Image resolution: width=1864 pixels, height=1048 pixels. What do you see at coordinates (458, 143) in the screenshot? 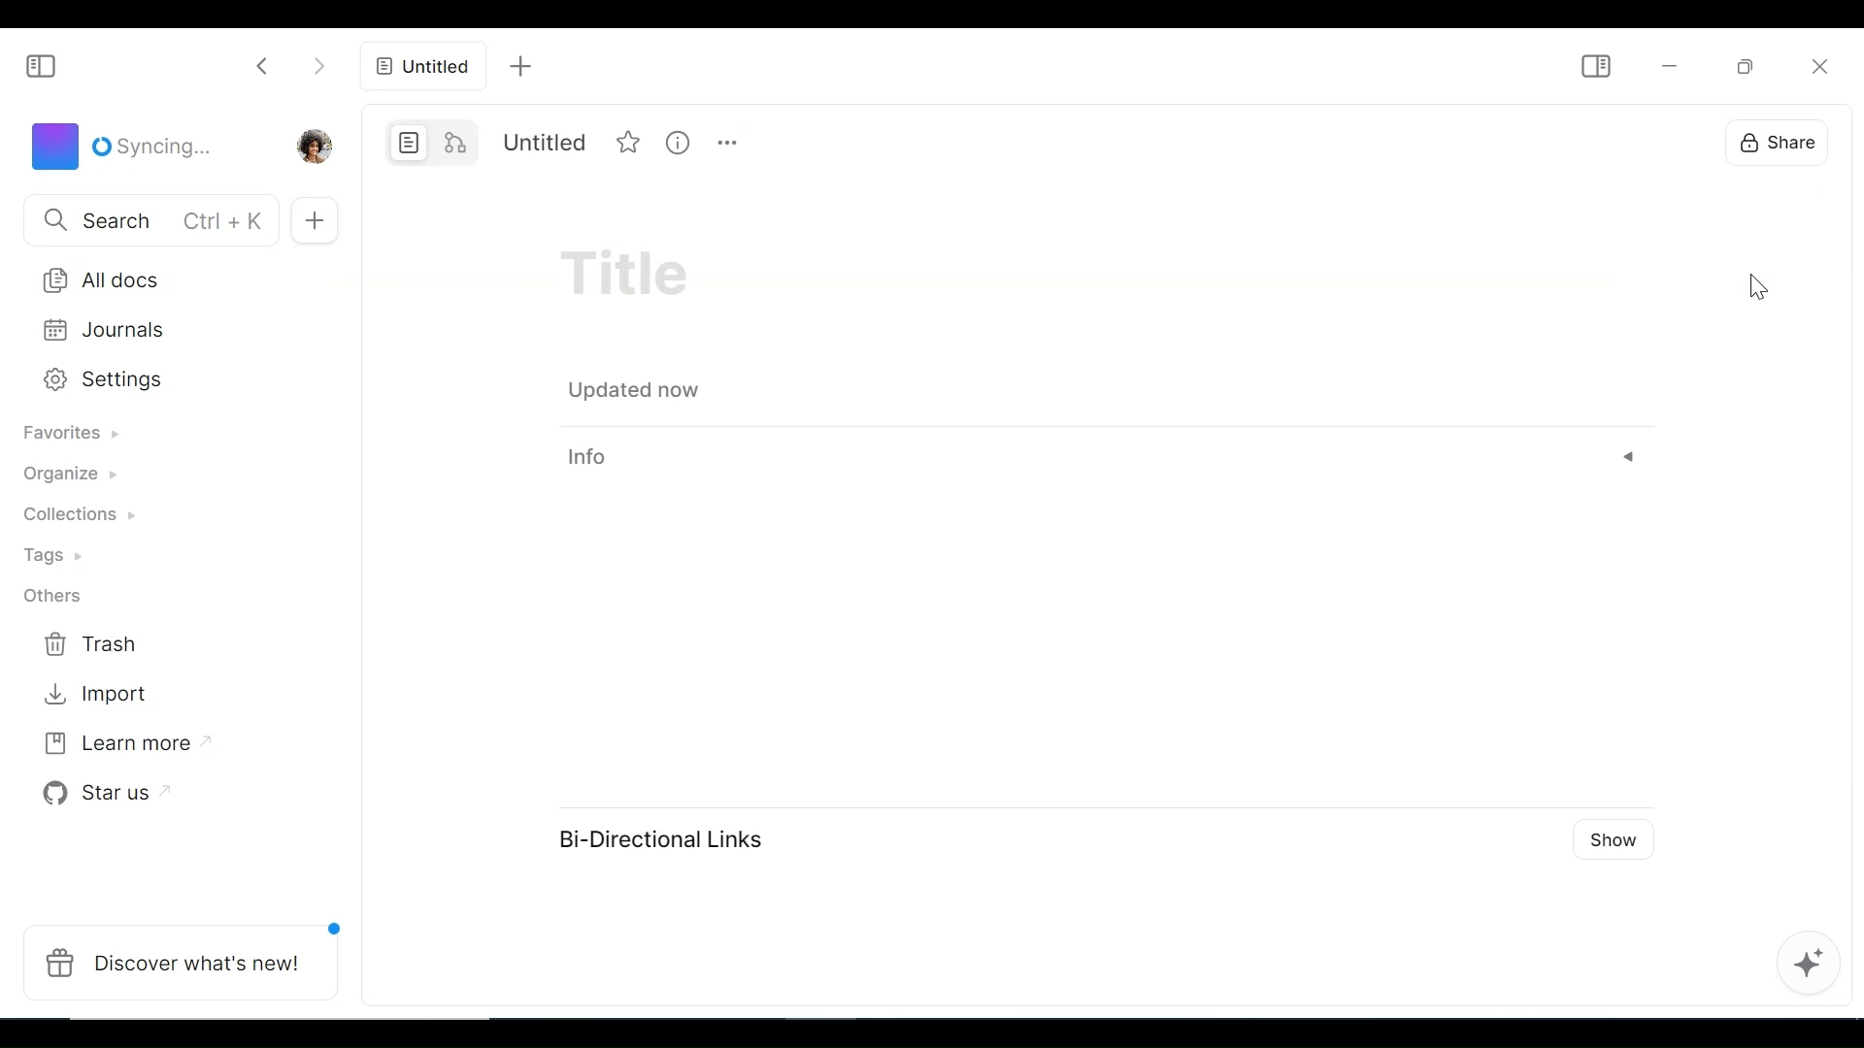
I see `Edgeless mode` at bounding box center [458, 143].